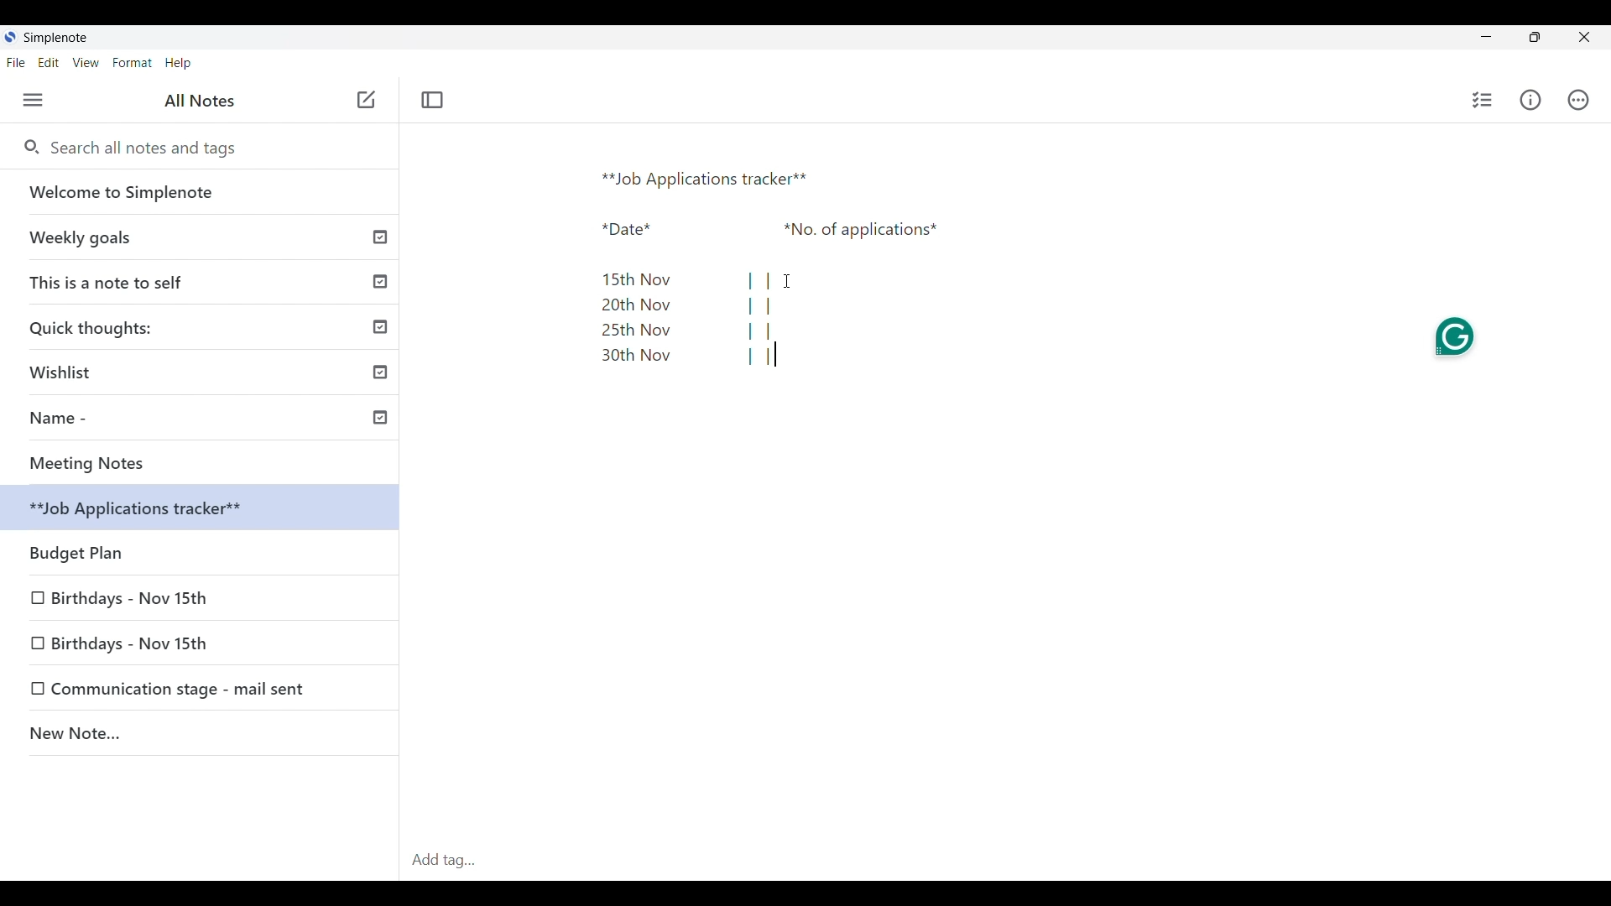 This screenshot has height=906, width=1611. Describe the element at coordinates (178, 64) in the screenshot. I see `Help ` at that location.